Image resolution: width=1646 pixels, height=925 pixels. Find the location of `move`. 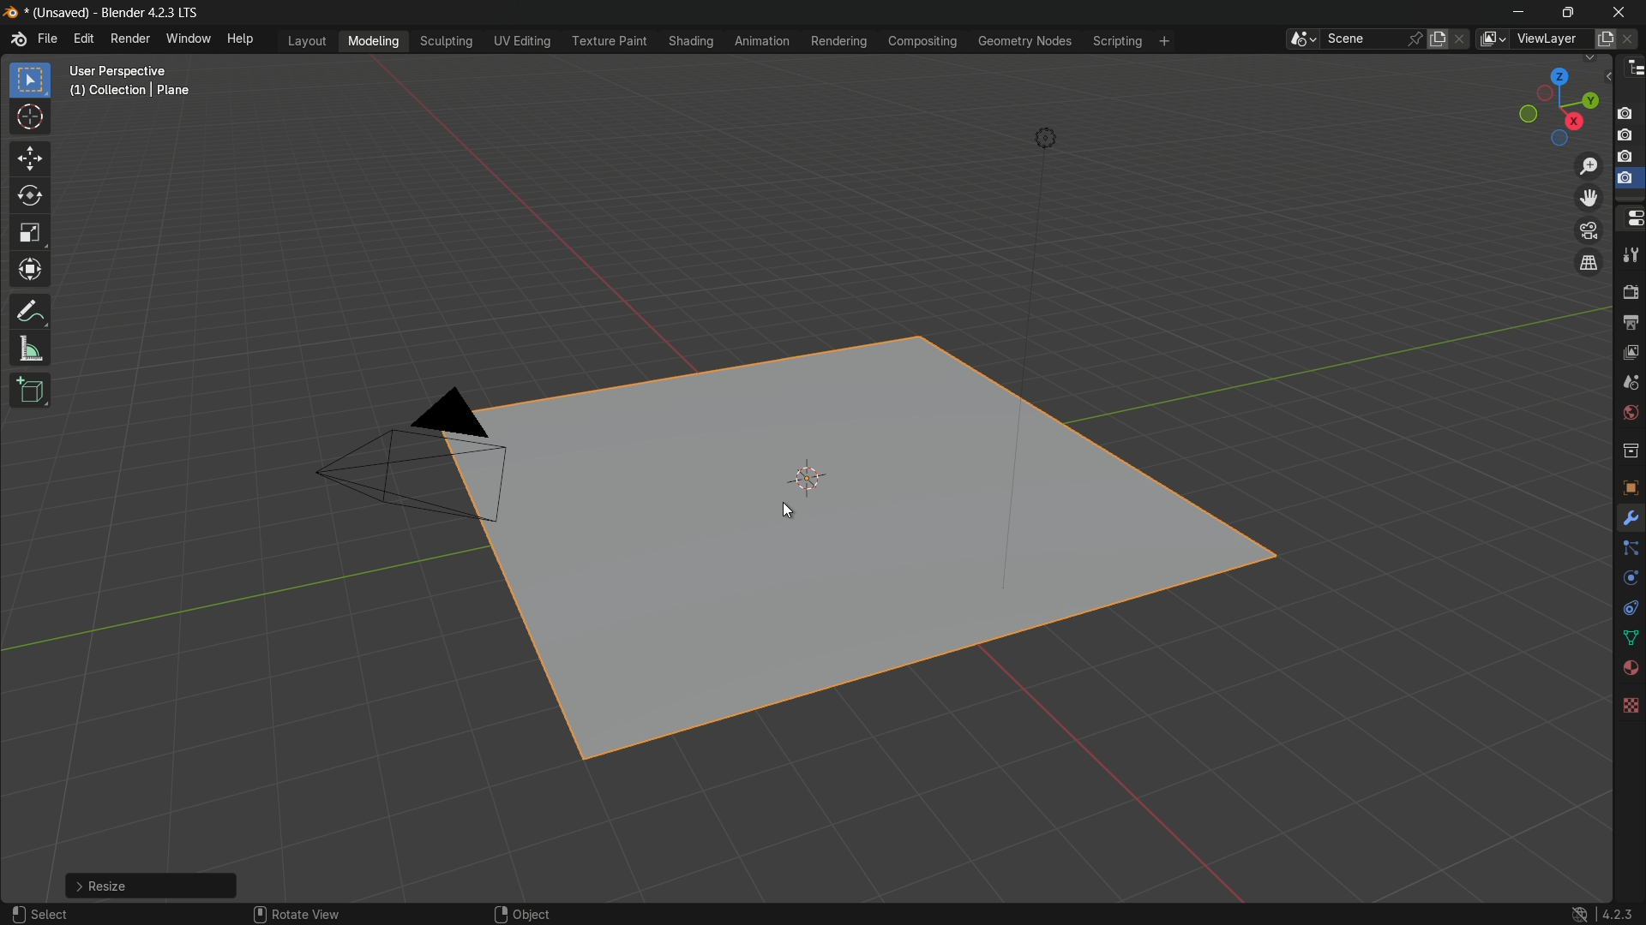

move is located at coordinates (33, 159).